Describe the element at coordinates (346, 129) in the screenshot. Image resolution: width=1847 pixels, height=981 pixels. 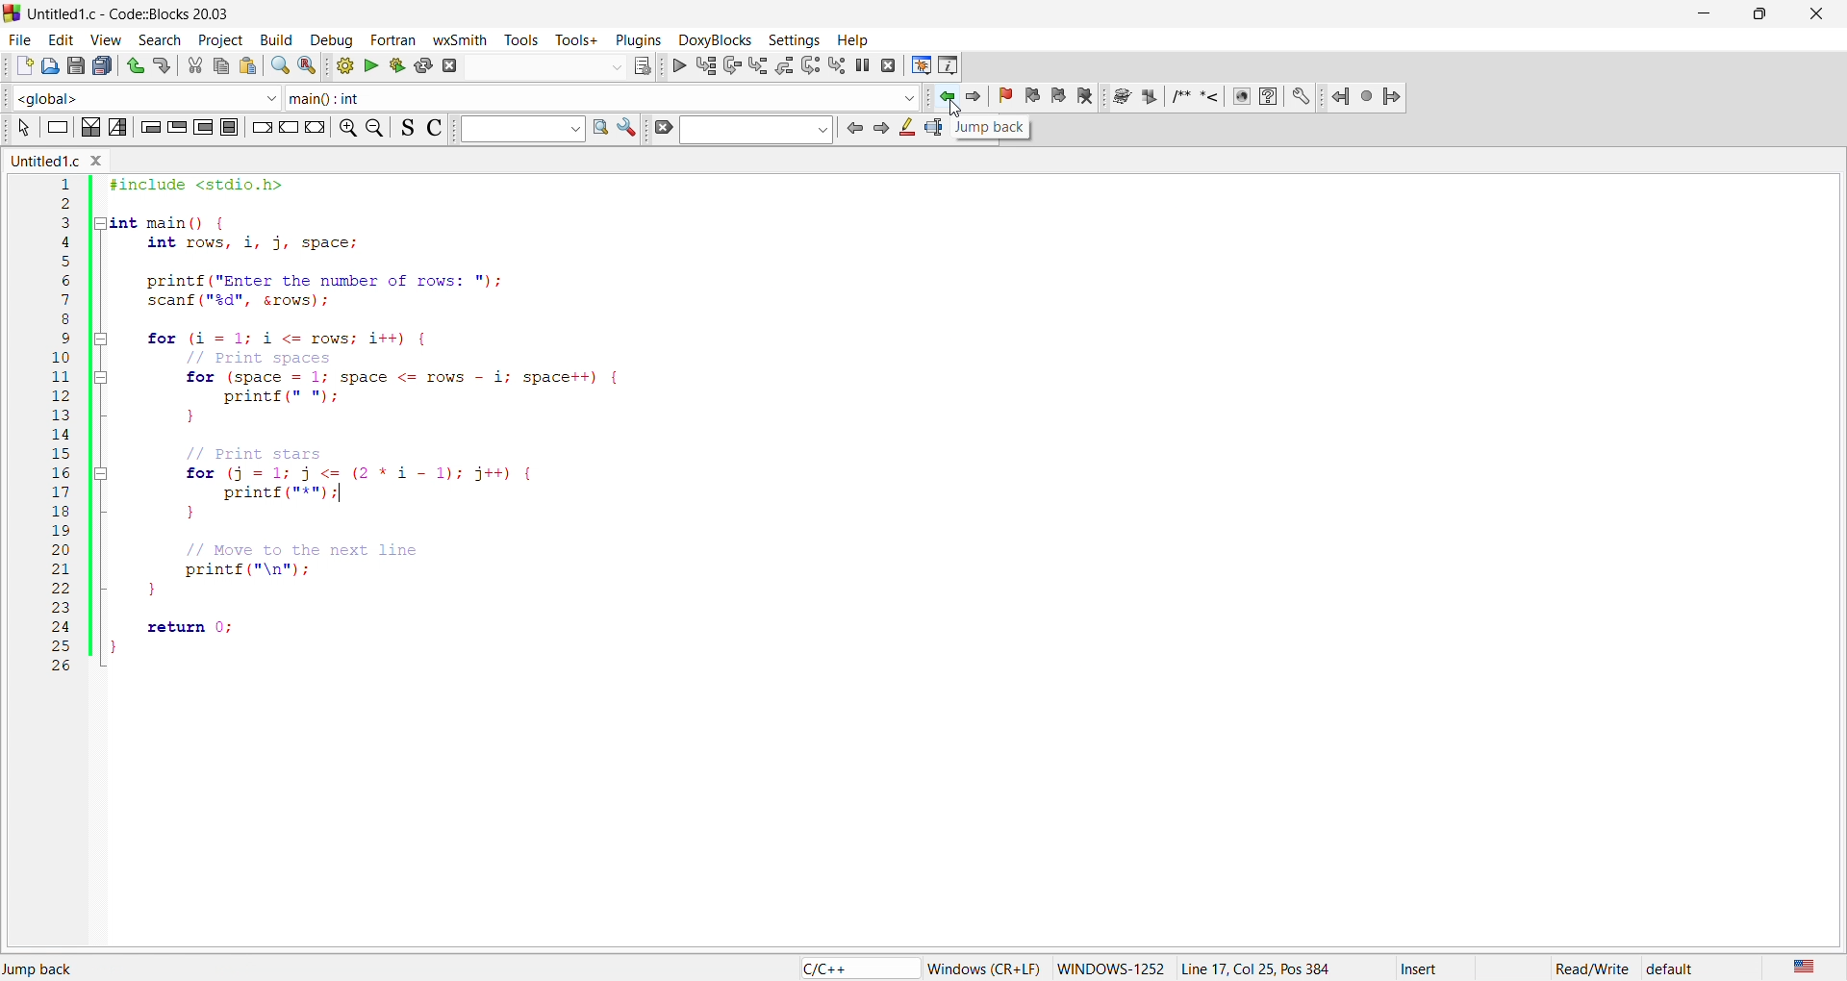
I see `zoom in ` at that location.